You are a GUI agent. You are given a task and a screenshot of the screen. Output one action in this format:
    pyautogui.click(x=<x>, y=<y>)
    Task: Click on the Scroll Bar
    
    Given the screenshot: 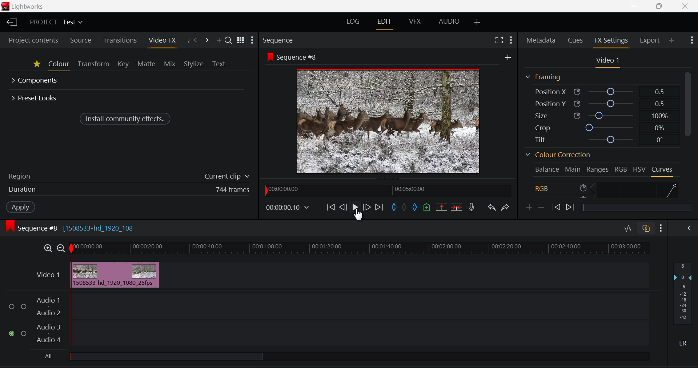 What is the action you would take?
    pyautogui.click(x=690, y=136)
    